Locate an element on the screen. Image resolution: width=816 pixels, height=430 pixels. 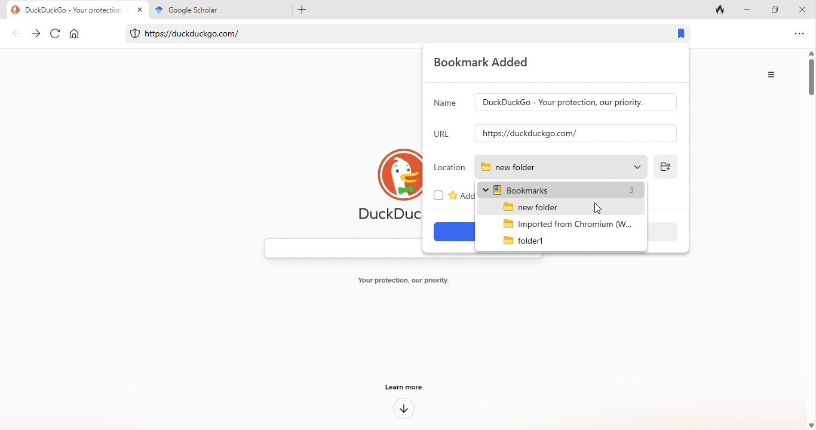
home is located at coordinates (80, 35).